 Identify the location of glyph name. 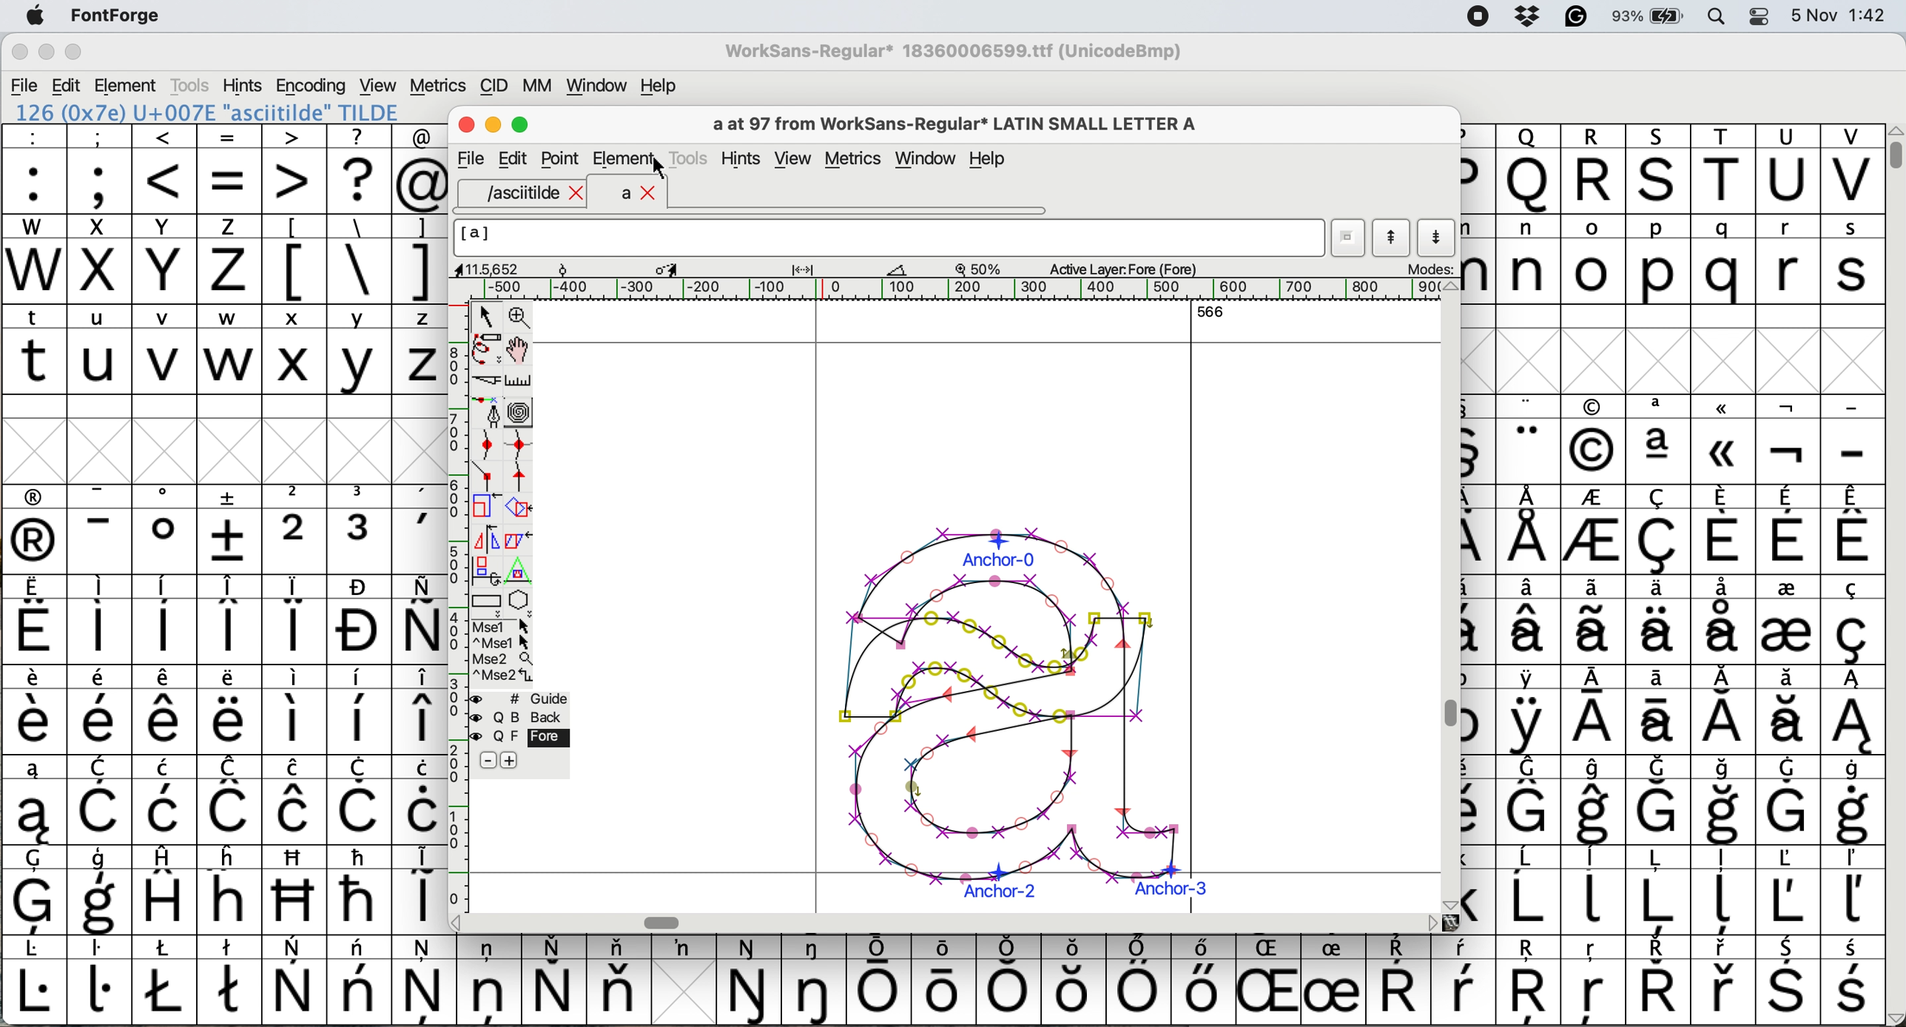
(952, 122).